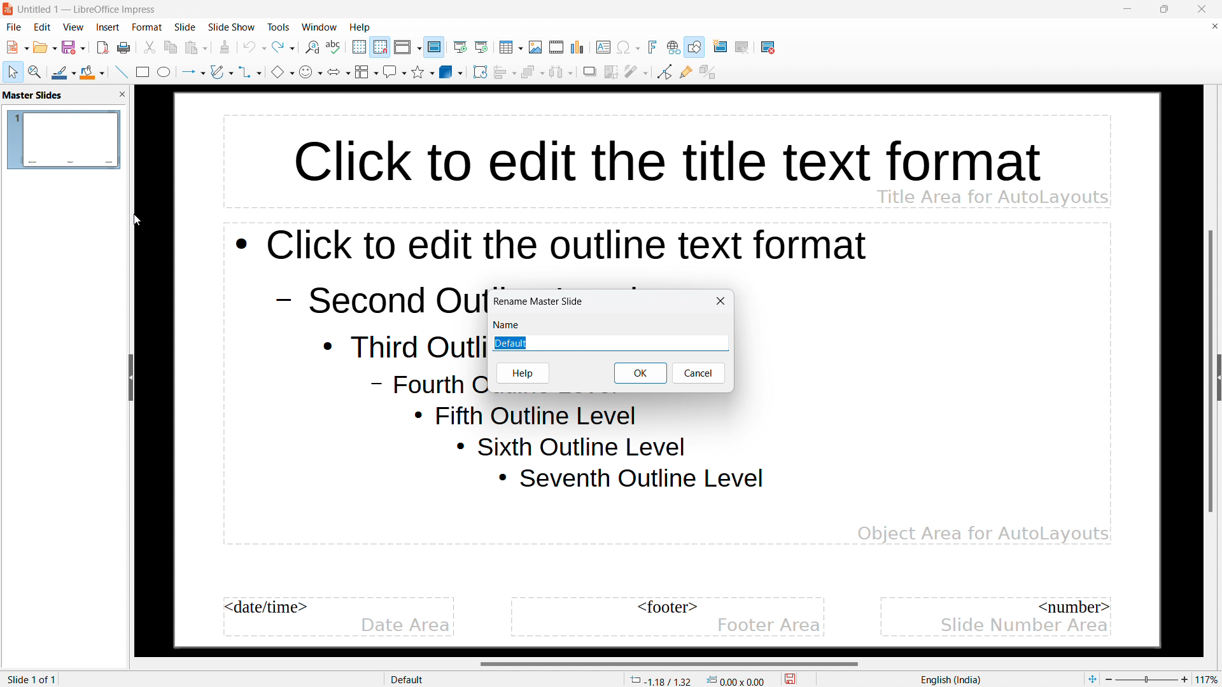 Image resolution: width=1222 pixels, height=687 pixels. What do you see at coordinates (578, 47) in the screenshot?
I see `insert chart` at bounding box center [578, 47].